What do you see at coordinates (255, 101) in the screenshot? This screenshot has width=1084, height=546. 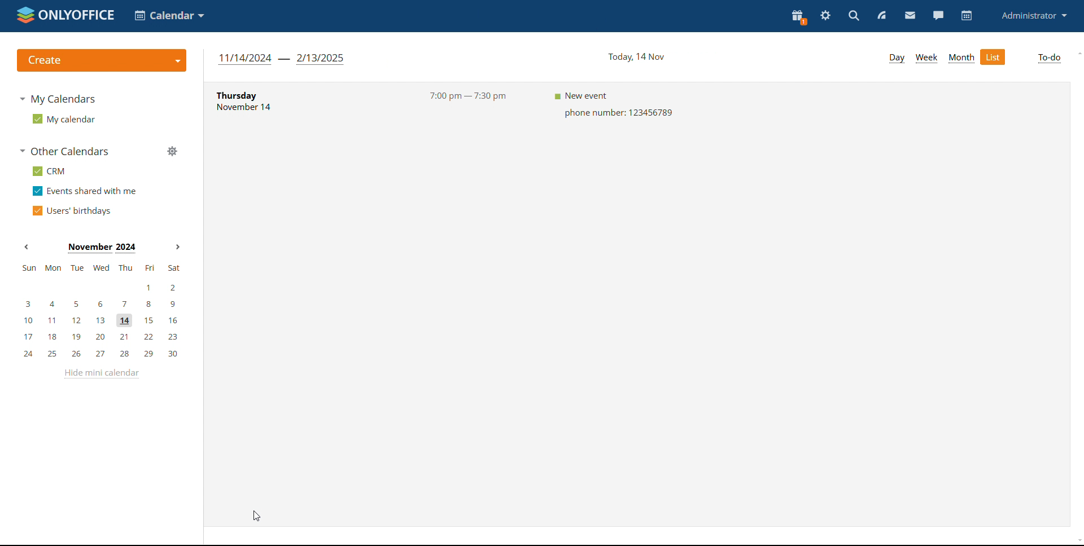 I see `Day and date` at bounding box center [255, 101].